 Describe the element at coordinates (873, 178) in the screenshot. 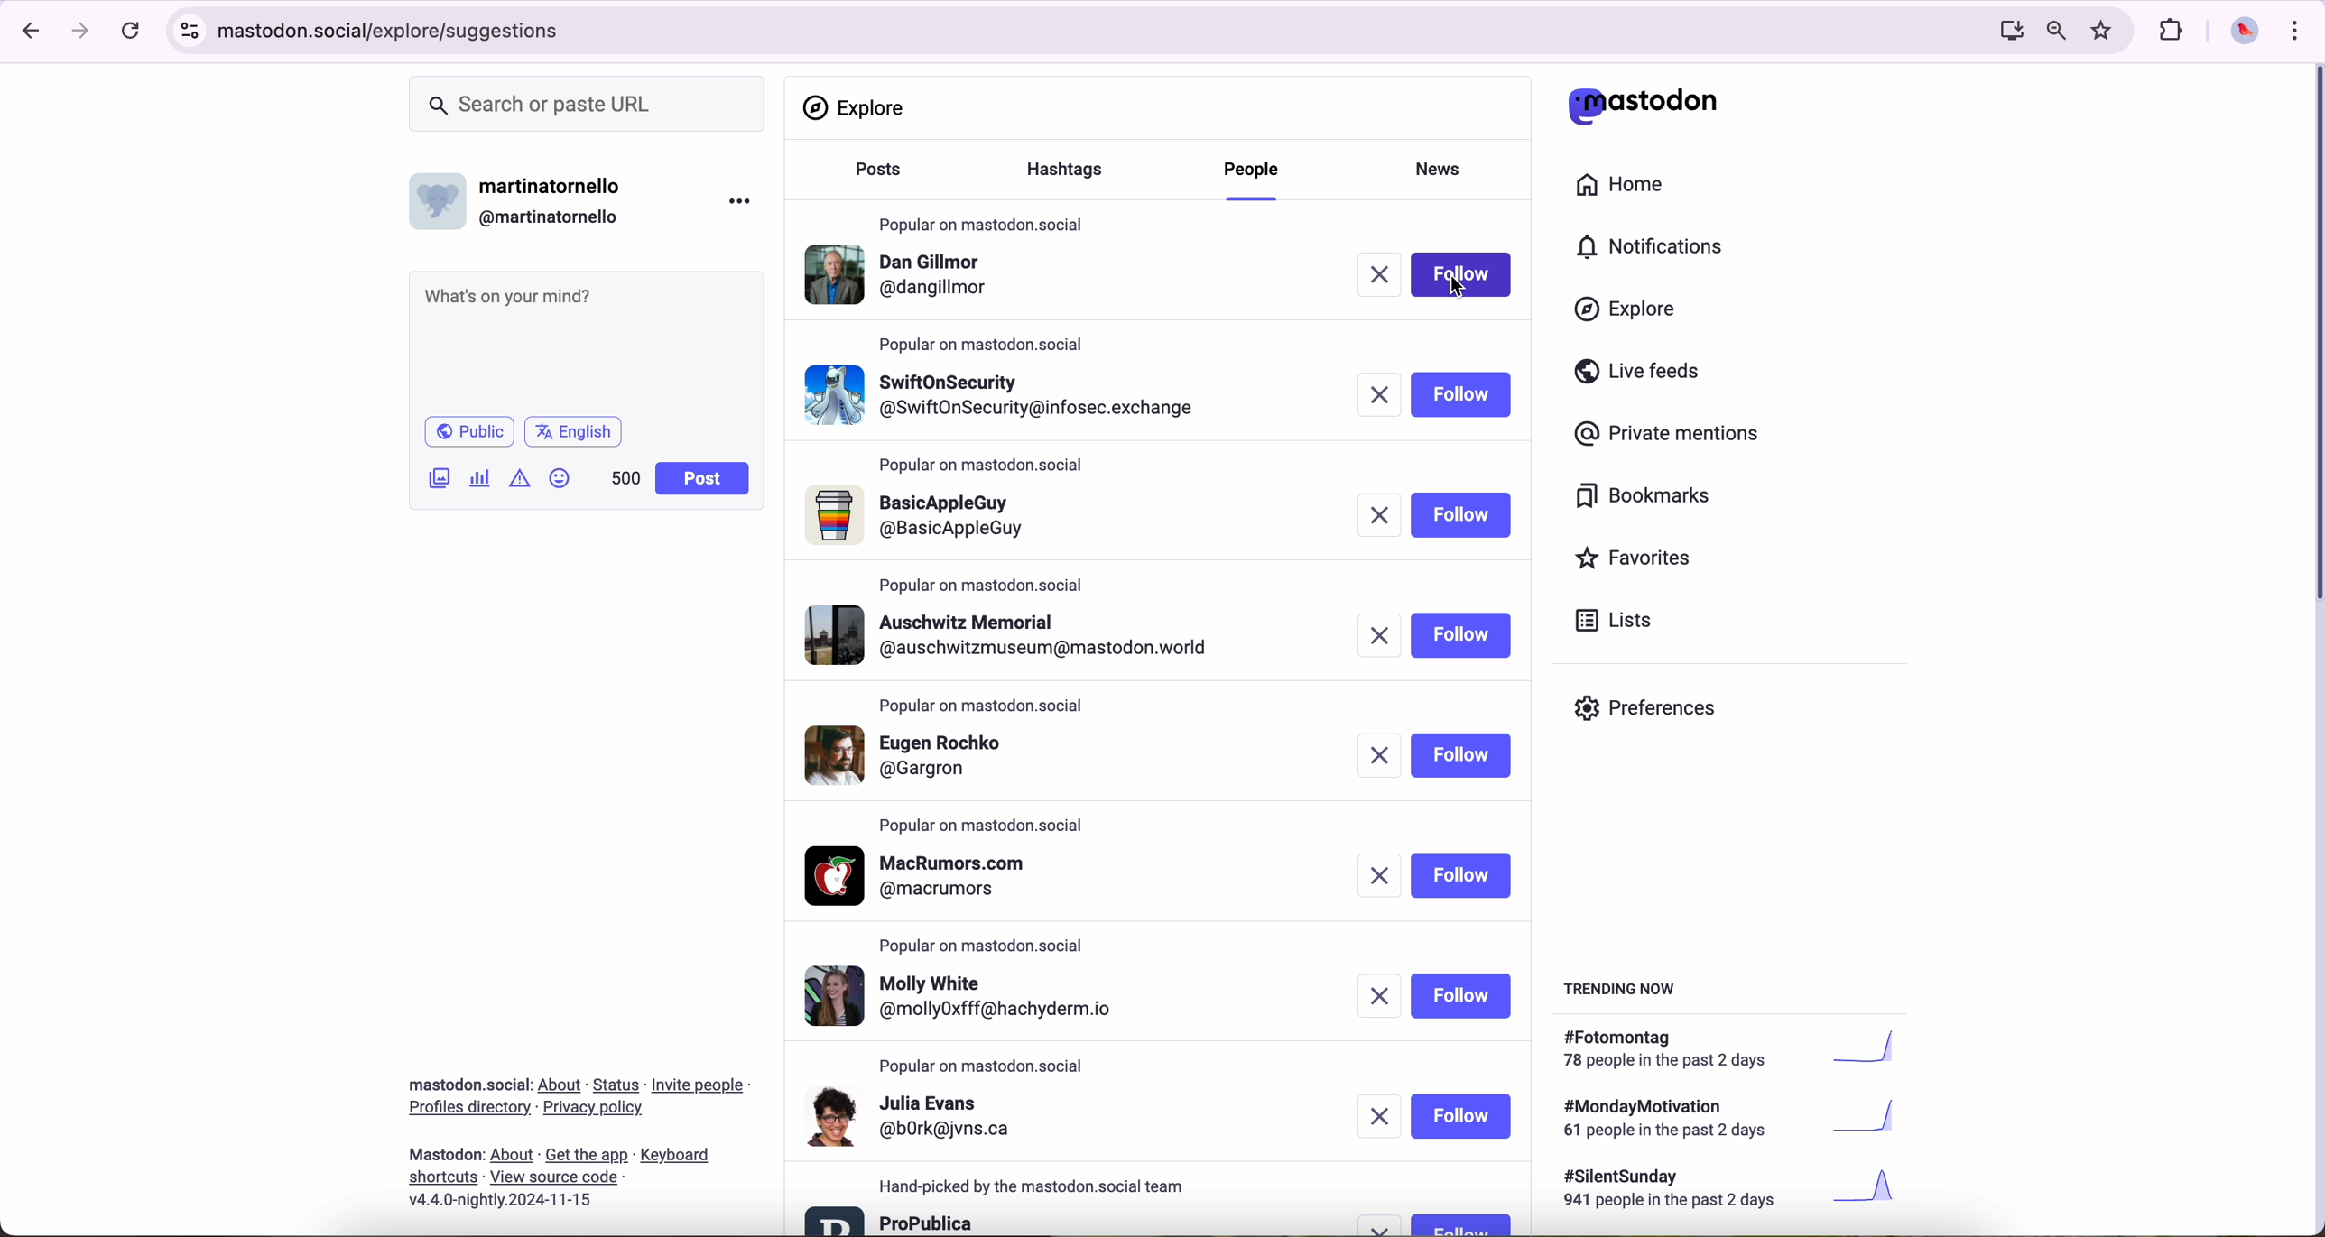

I see `posts` at that location.